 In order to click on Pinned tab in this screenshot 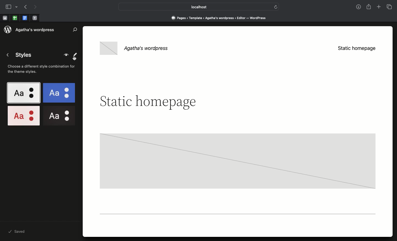, I will do `click(25, 18)`.